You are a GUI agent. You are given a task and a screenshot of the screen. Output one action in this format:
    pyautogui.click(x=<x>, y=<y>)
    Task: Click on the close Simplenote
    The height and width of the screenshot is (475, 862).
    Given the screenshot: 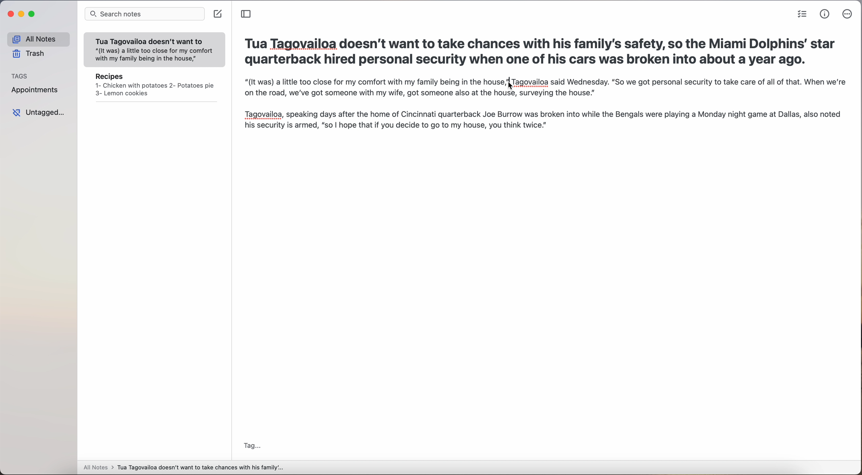 What is the action you would take?
    pyautogui.click(x=10, y=14)
    